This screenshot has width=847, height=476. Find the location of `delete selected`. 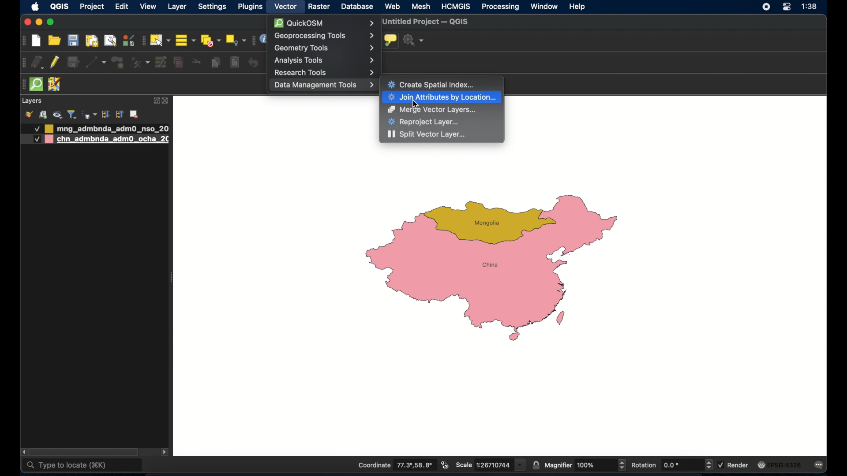

delete selected is located at coordinates (179, 63).